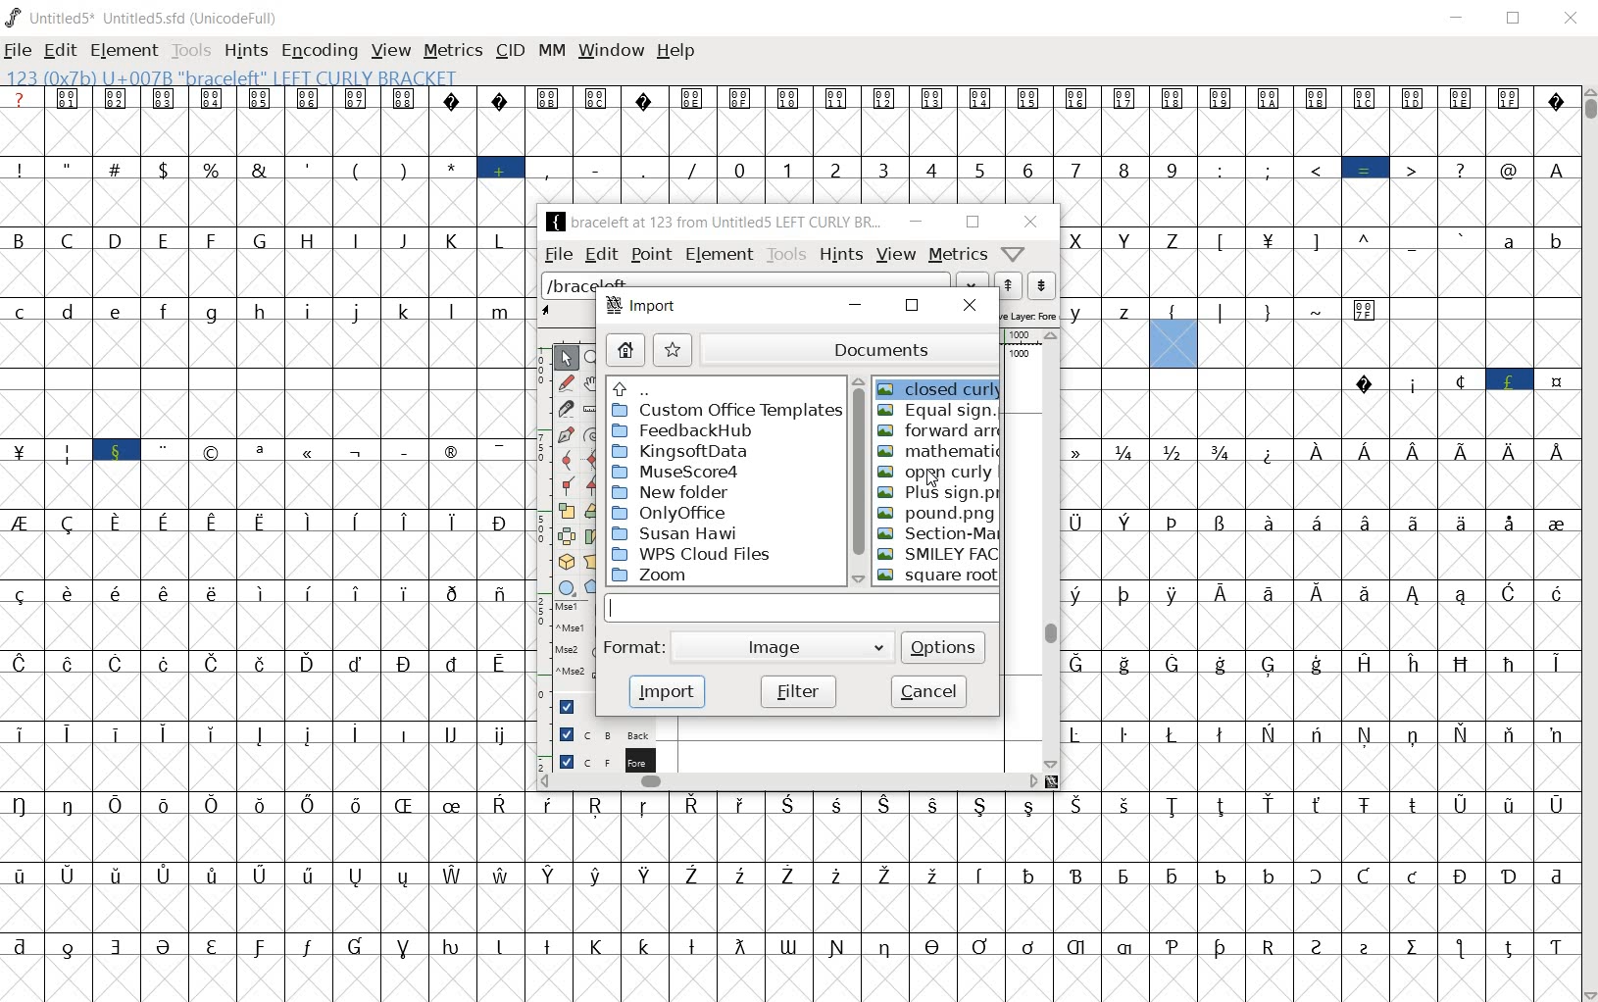 The image size is (1598, 1002). What do you see at coordinates (593, 536) in the screenshot?
I see `Rotate the selection` at bounding box center [593, 536].